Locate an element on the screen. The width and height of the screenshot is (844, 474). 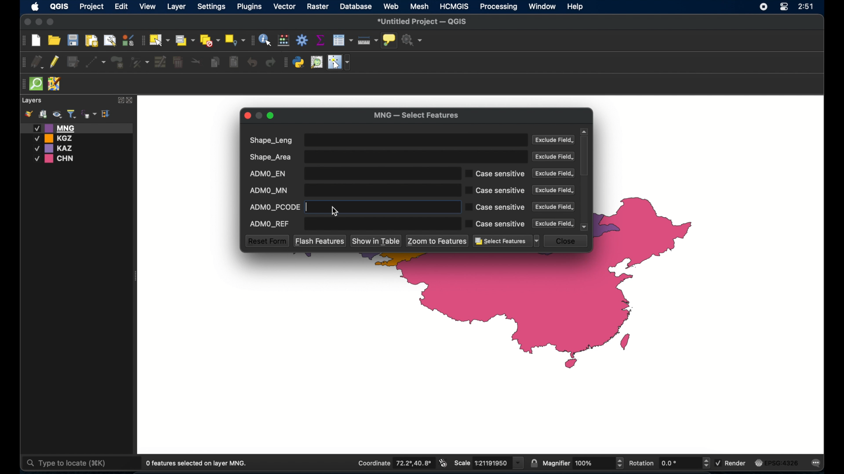
lock scale is located at coordinates (534, 463).